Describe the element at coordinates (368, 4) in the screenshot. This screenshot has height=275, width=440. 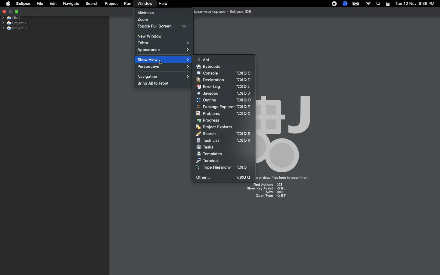
I see `Internet` at that location.